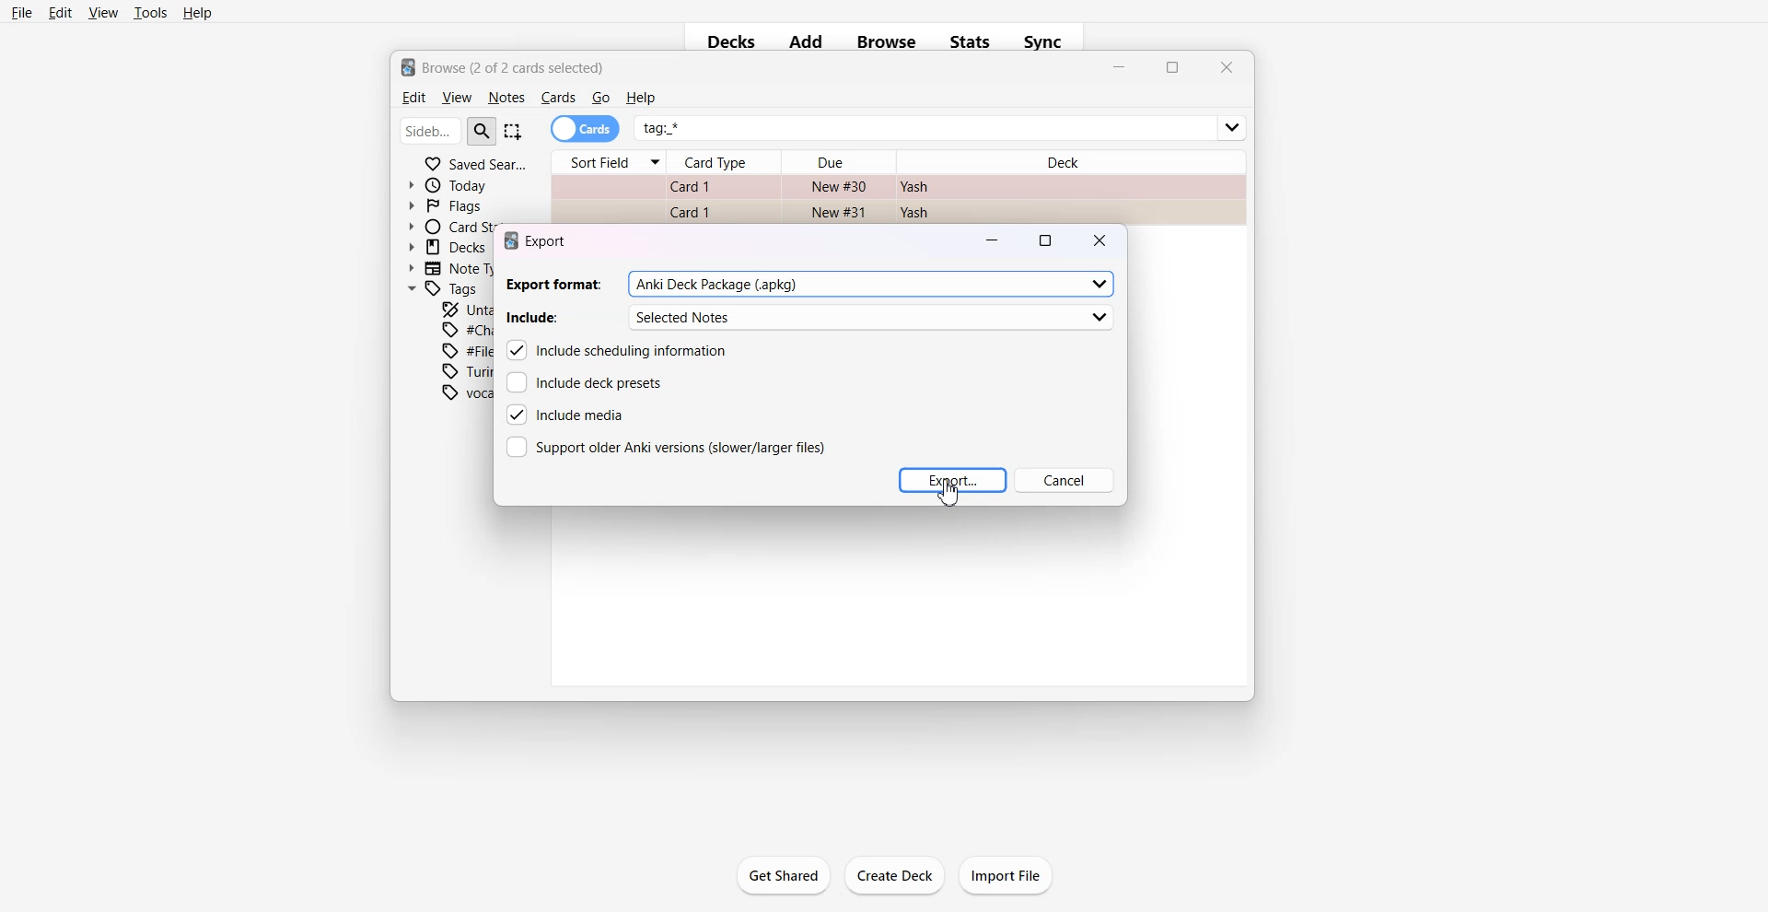 The image size is (1768, 912). I want to click on Maximize, so click(1172, 68).